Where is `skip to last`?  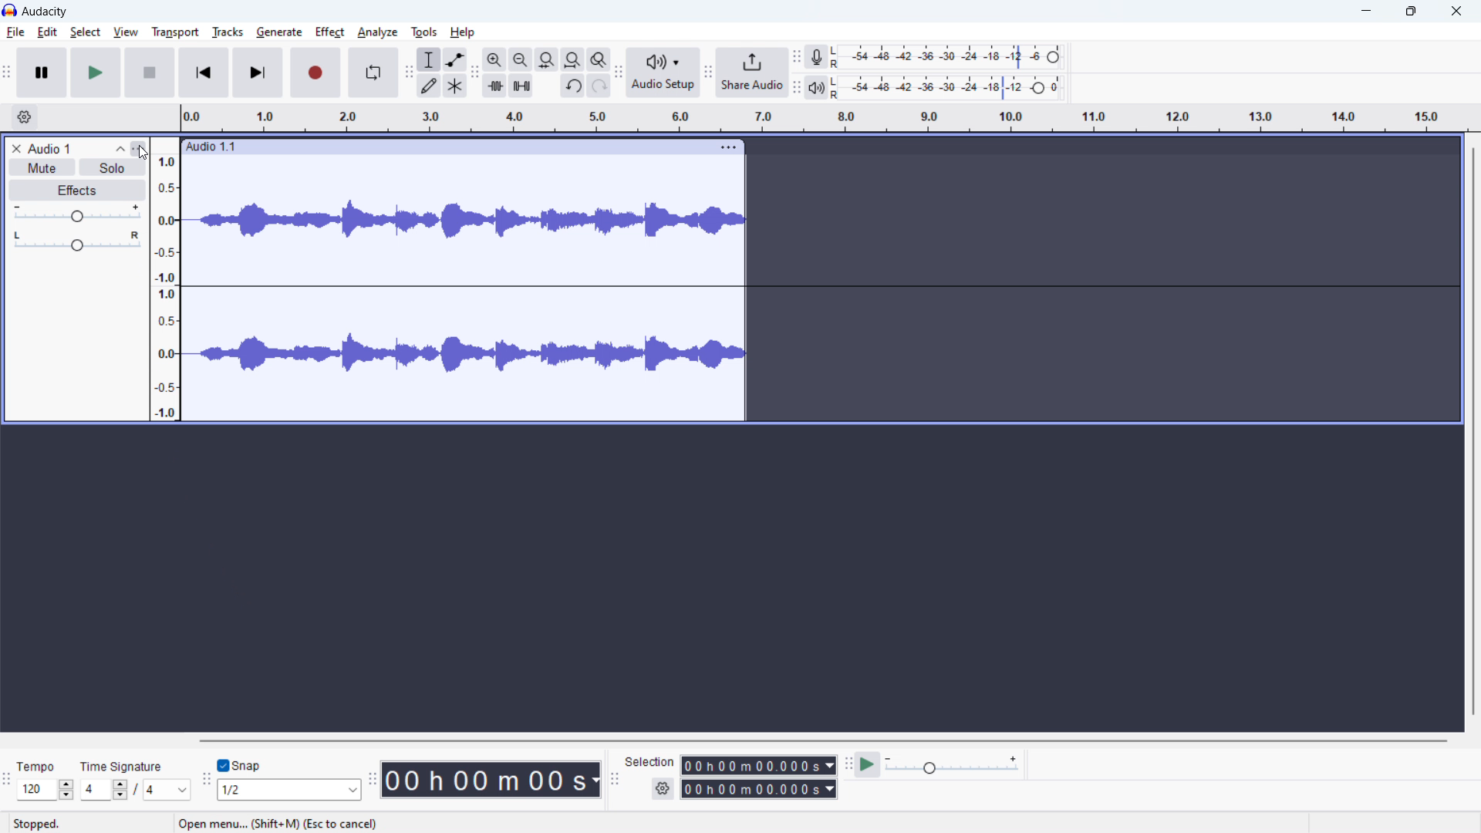 skip to last is located at coordinates (259, 73).